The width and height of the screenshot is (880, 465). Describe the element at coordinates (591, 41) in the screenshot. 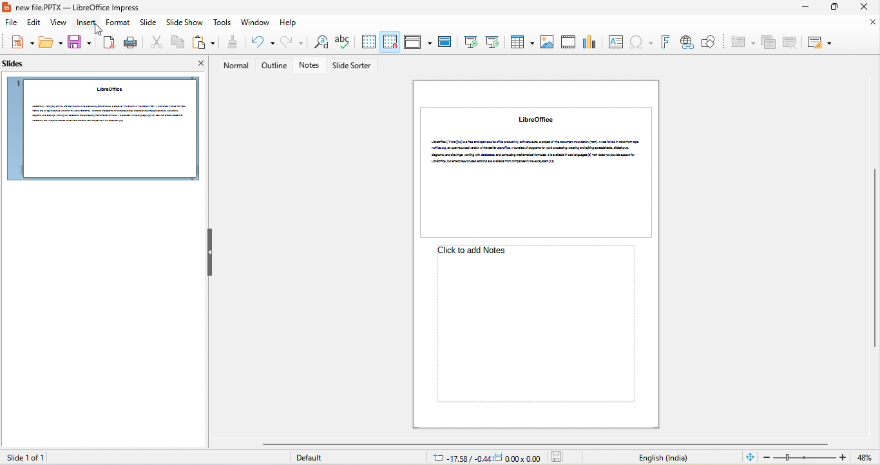

I see `chart` at that location.